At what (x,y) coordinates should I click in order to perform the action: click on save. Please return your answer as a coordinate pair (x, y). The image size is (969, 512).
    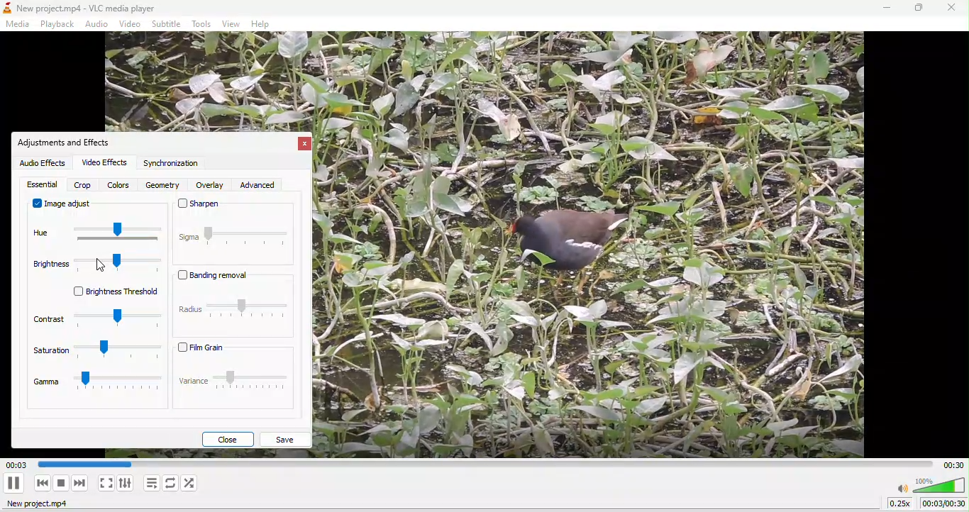
    Looking at the image, I should click on (289, 440).